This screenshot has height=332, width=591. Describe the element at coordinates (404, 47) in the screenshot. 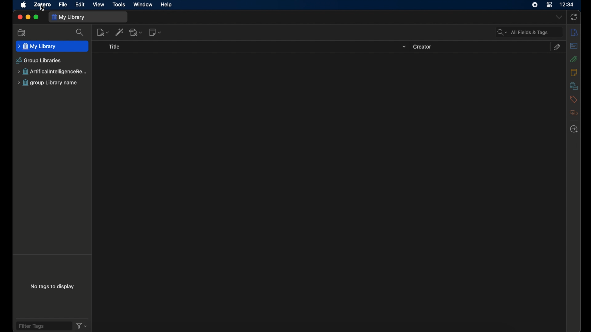

I see `dropdown` at that location.